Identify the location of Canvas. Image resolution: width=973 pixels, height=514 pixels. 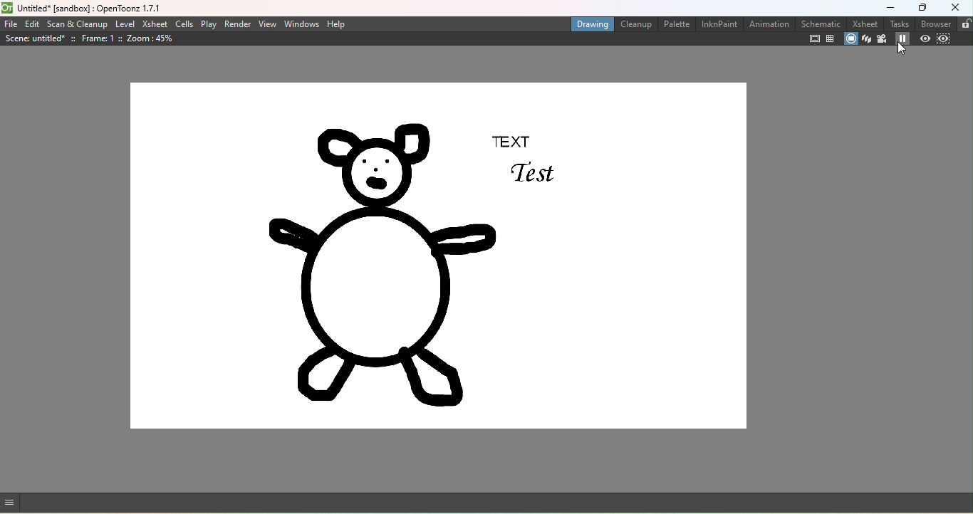
(439, 257).